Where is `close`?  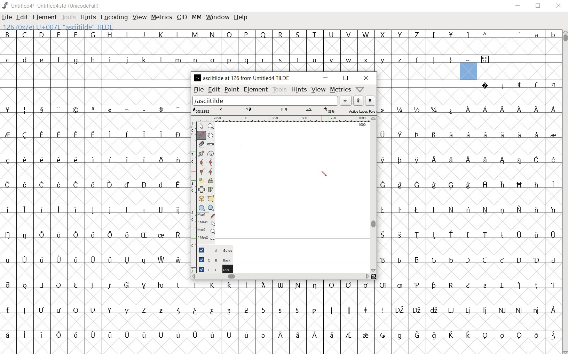
close is located at coordinates (365, 77).